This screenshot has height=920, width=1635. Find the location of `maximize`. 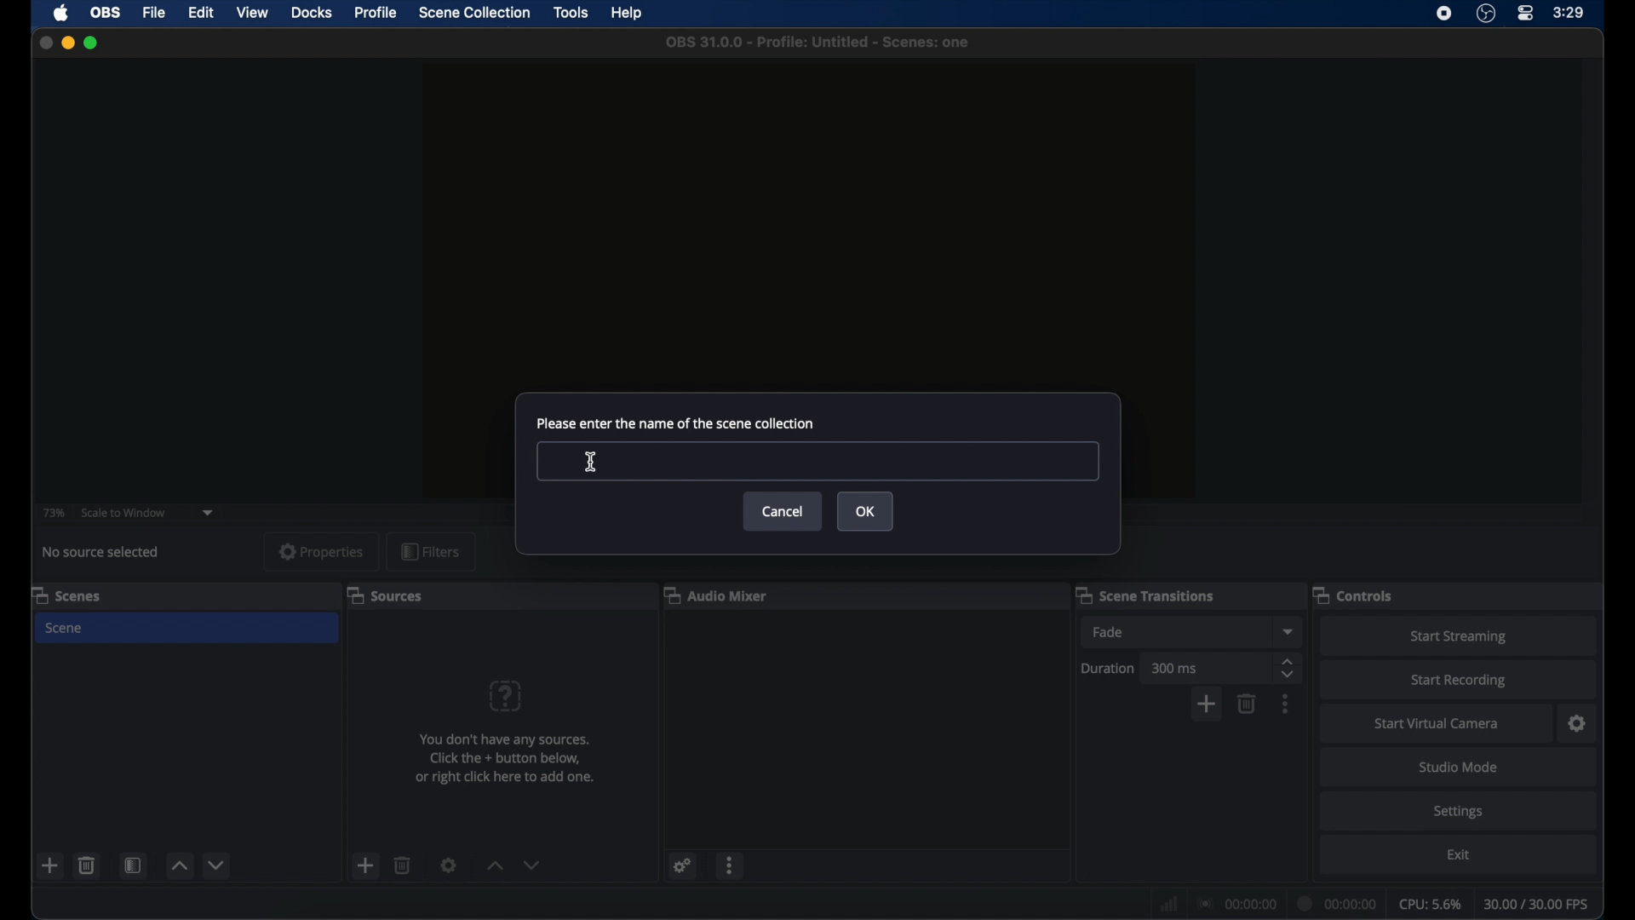

maximize is located at coordinates (92, 43).